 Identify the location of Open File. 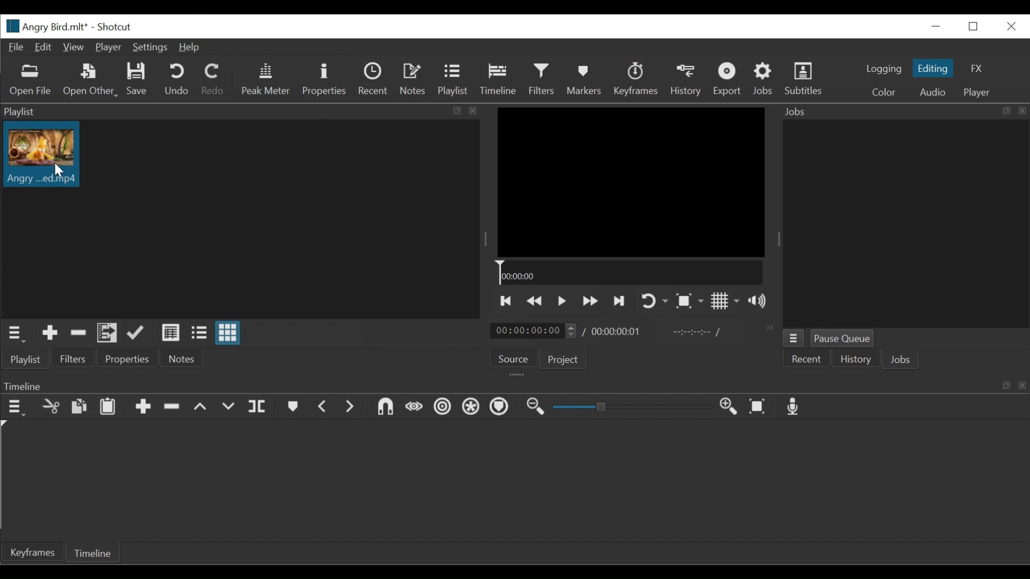
(30, 80).